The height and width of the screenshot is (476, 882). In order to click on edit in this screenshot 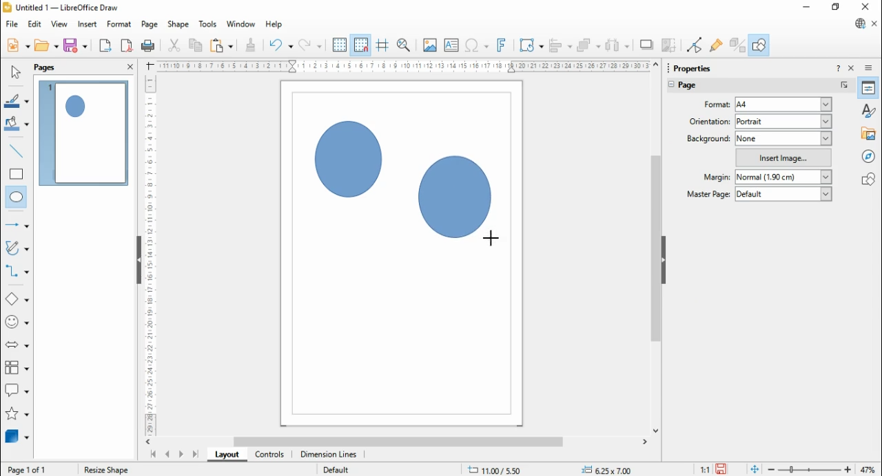, I will do `click(34, 24)`.